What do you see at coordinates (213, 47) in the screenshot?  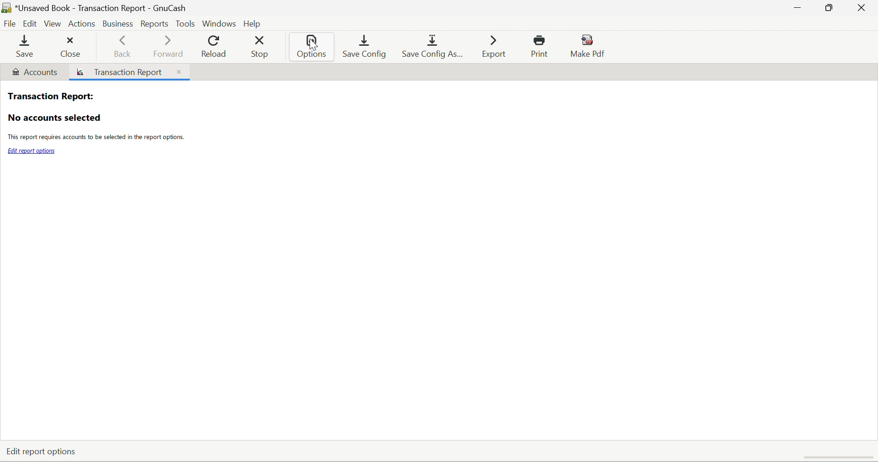 I see `Reload` at bounding box center [213, 47].